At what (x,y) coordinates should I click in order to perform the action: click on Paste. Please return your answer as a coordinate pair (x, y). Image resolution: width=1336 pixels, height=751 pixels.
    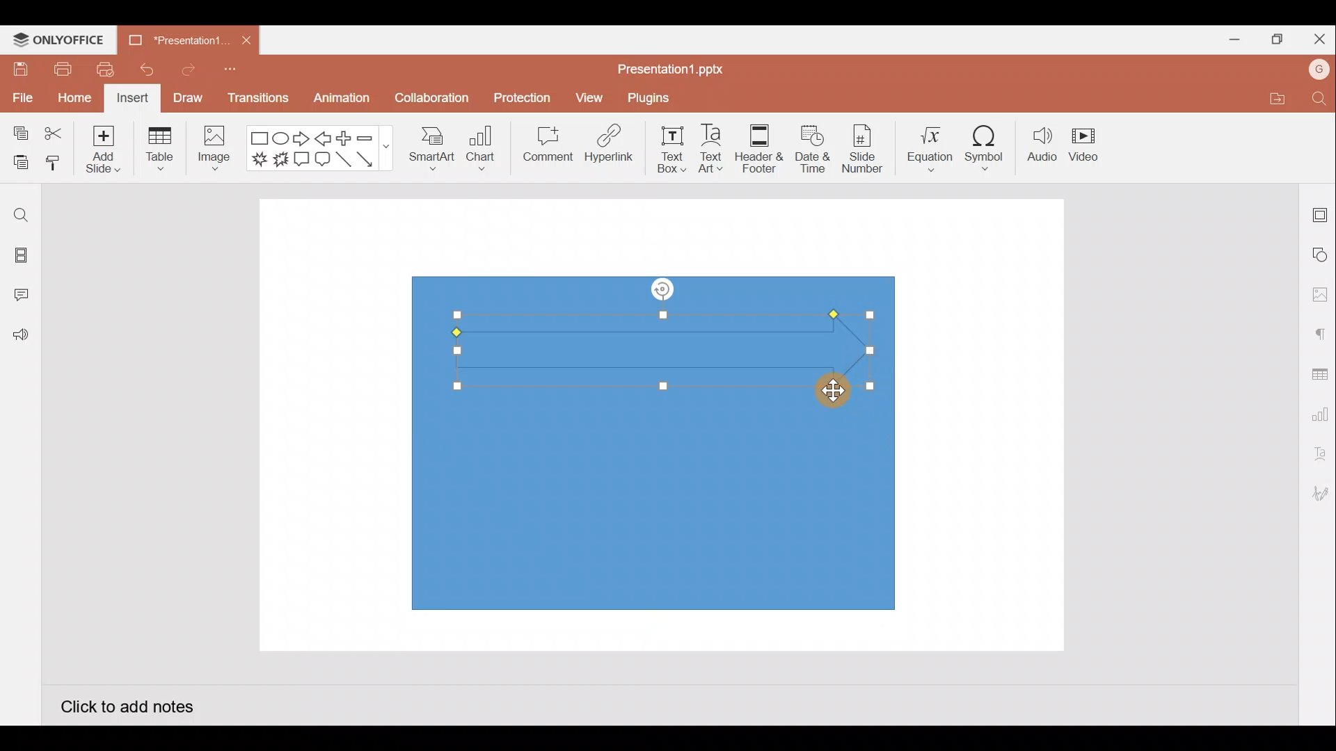
    Looking at the image, I should click on (17, 163).